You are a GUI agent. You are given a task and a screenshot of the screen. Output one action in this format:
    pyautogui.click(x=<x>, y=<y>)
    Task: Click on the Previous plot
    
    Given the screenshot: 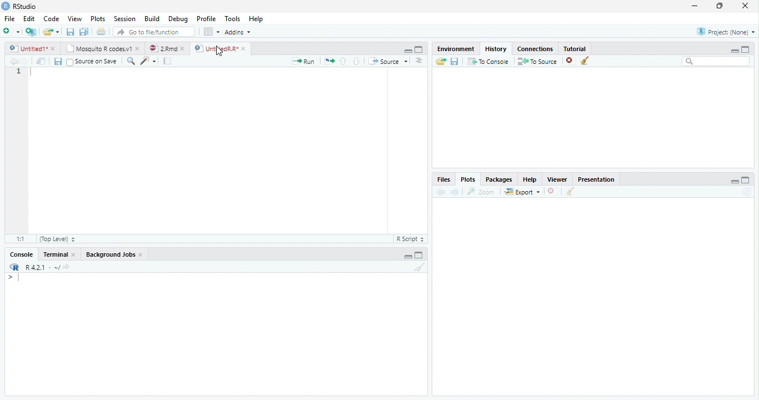 What is the action you would take?
    pyautogui.click(x=441, y=192)
    